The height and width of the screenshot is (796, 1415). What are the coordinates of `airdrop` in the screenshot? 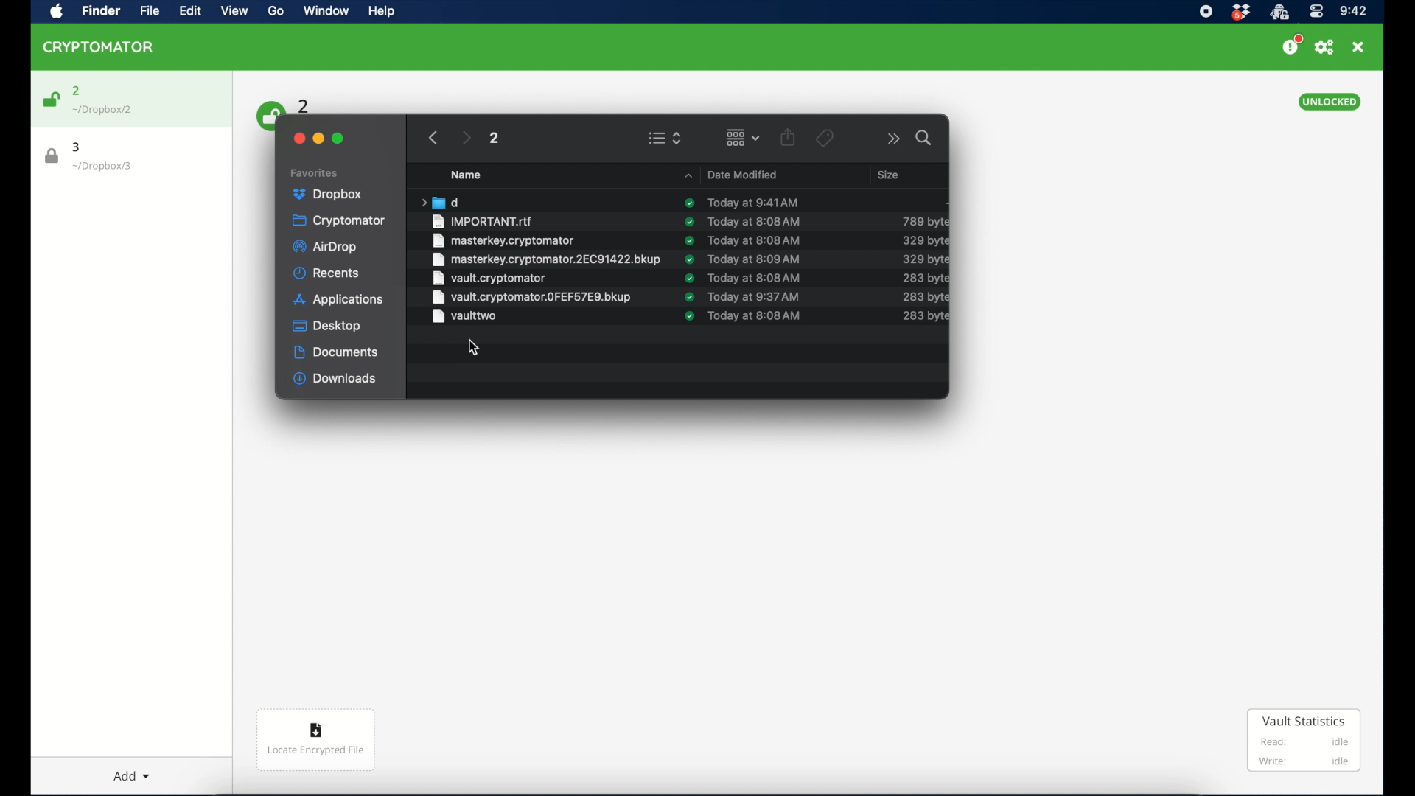 It's located at (324, 247).